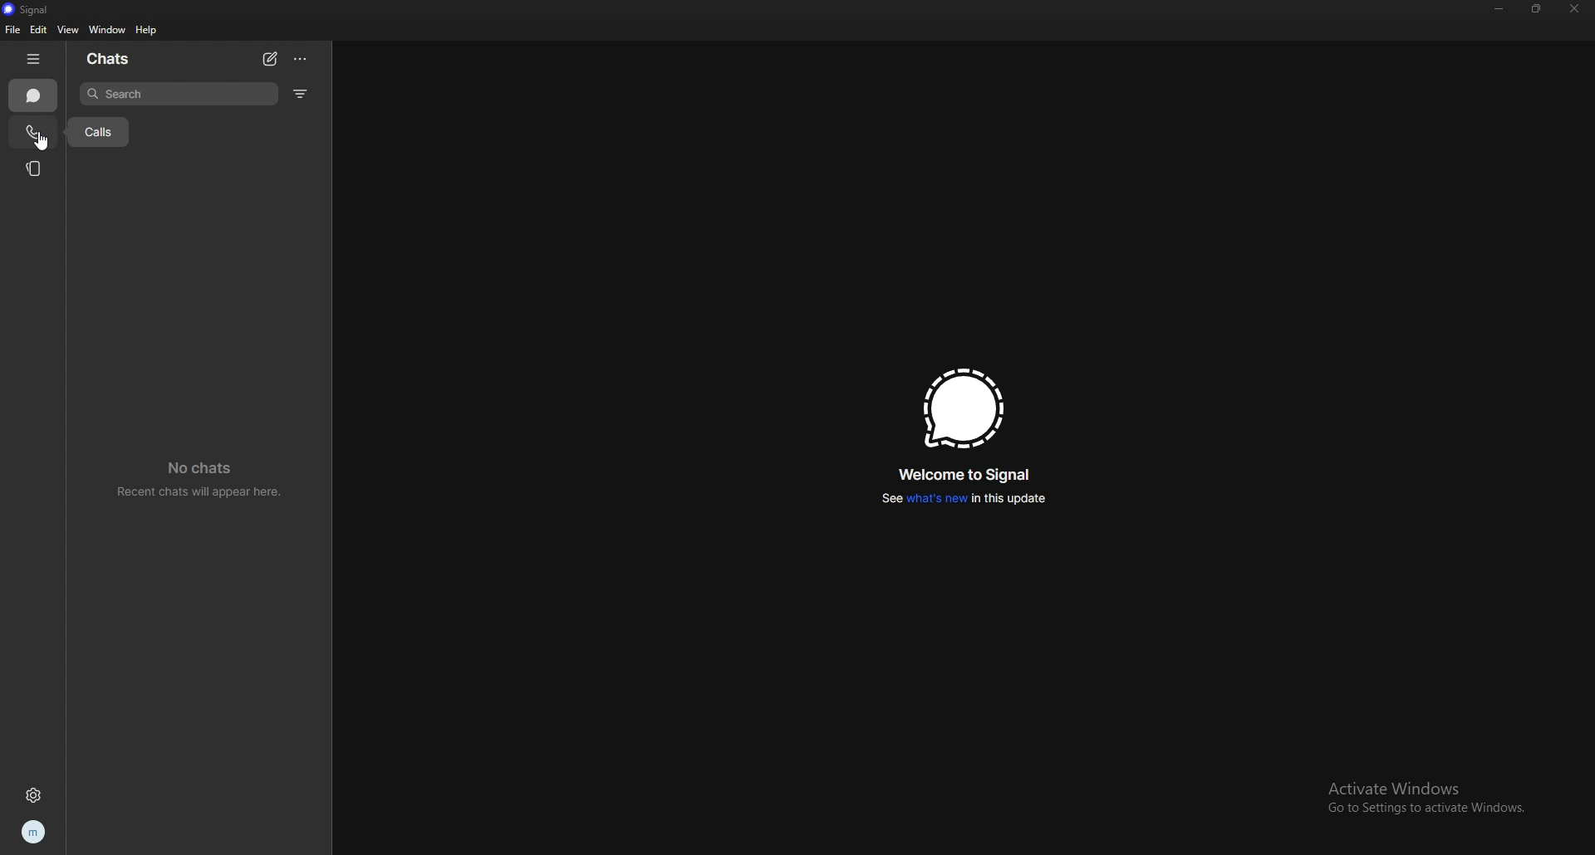 Image resolution: width=1595 pixels, height=855 pixels. I want to click on welcome, so click(965, 473).